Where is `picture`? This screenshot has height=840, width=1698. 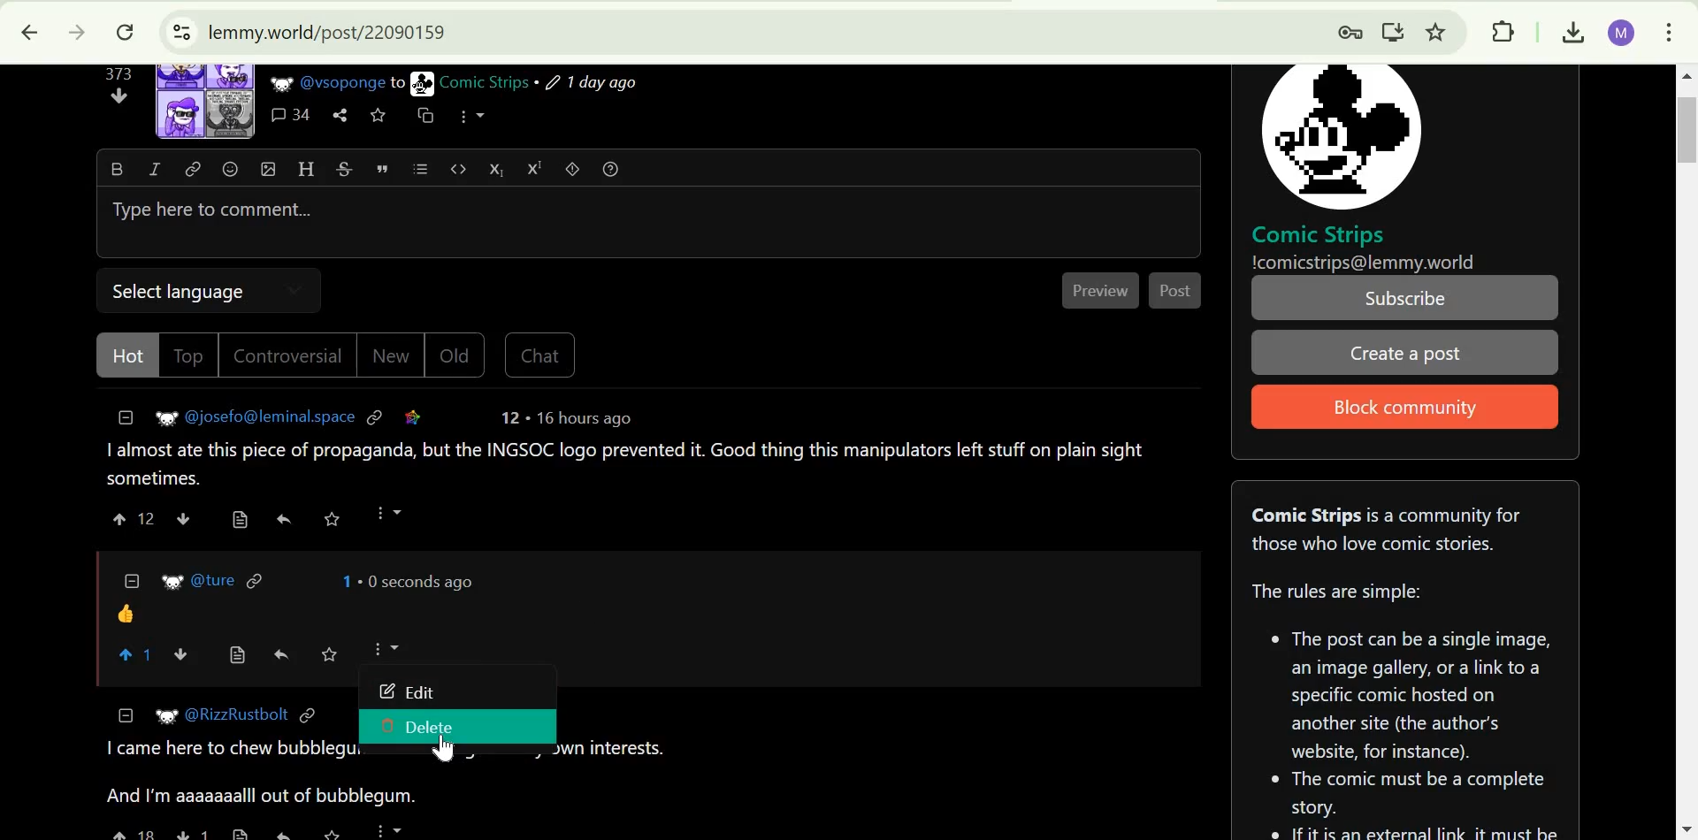
picture is located at coordinates (1340, 135).